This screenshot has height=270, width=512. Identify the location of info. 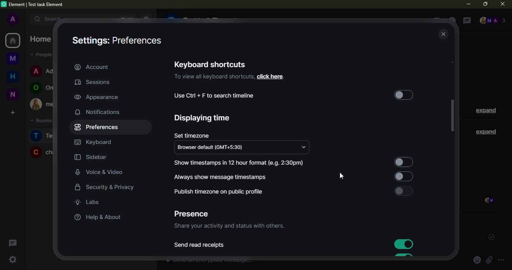
(214, 77).